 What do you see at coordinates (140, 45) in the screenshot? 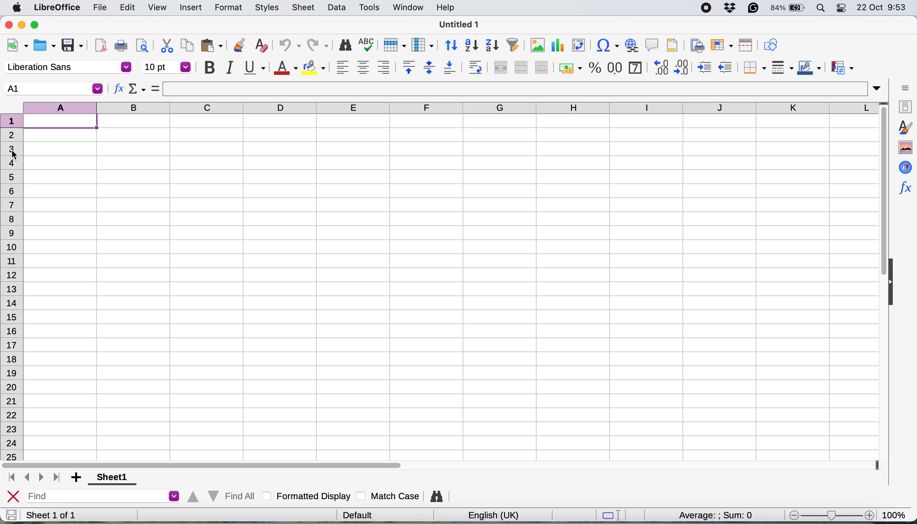
I see `print preview` at bounding box center [140, 45].